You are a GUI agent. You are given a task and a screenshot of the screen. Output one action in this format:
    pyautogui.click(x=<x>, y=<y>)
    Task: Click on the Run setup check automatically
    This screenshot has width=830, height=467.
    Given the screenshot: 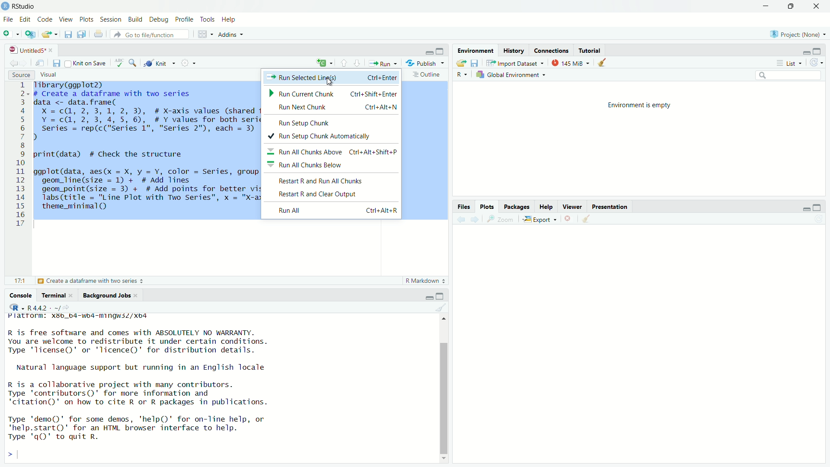 What is the action you would take?
    pyautogui.click(x=319, y=136)
    